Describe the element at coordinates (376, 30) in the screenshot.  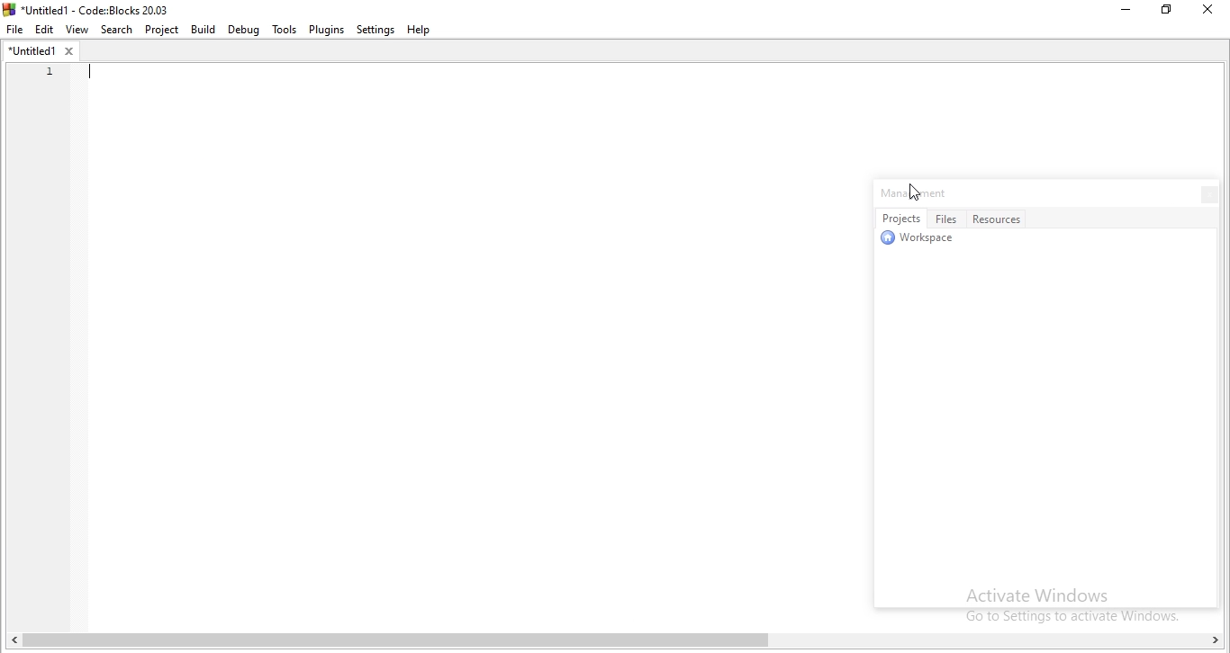
I see `Settings ` at that location.